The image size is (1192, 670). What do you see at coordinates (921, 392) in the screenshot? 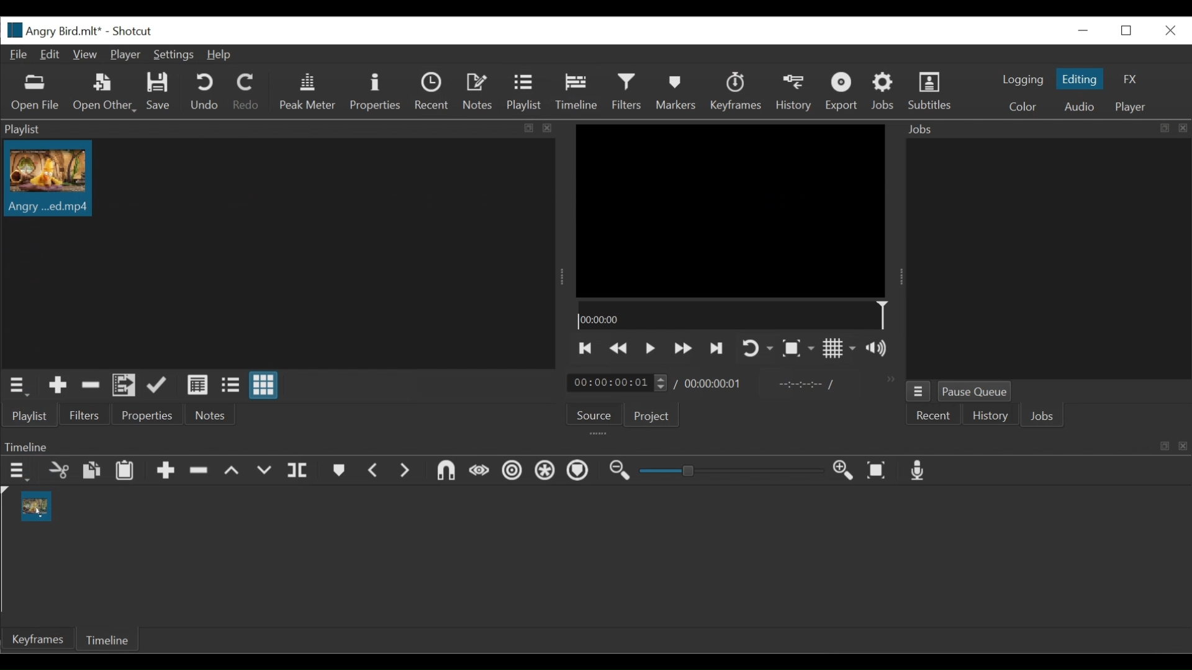
I see `Job menu` at bounding box center [921, 392].